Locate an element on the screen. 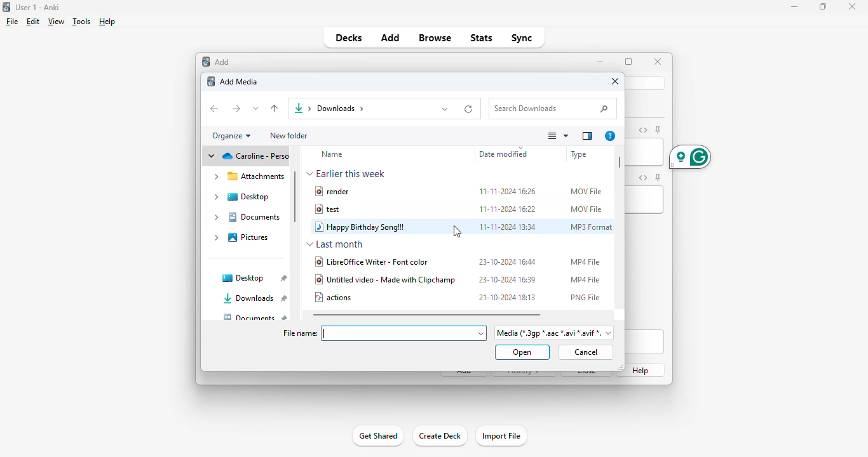 The width and height of the screenshot is (868, 457). add media is located at coordinates (239, 82).